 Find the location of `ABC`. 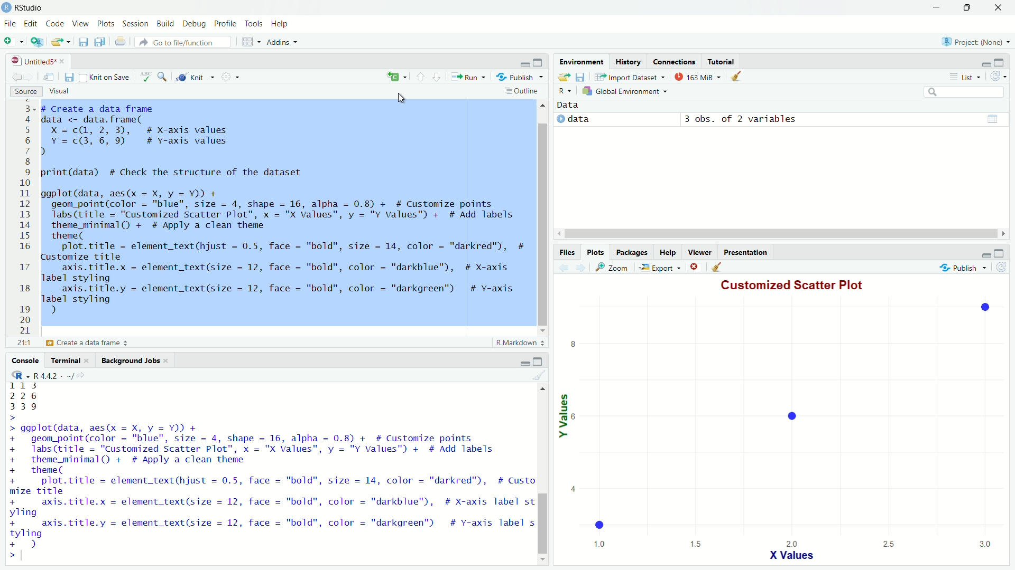

ABC is located at coordinates (145, 77).